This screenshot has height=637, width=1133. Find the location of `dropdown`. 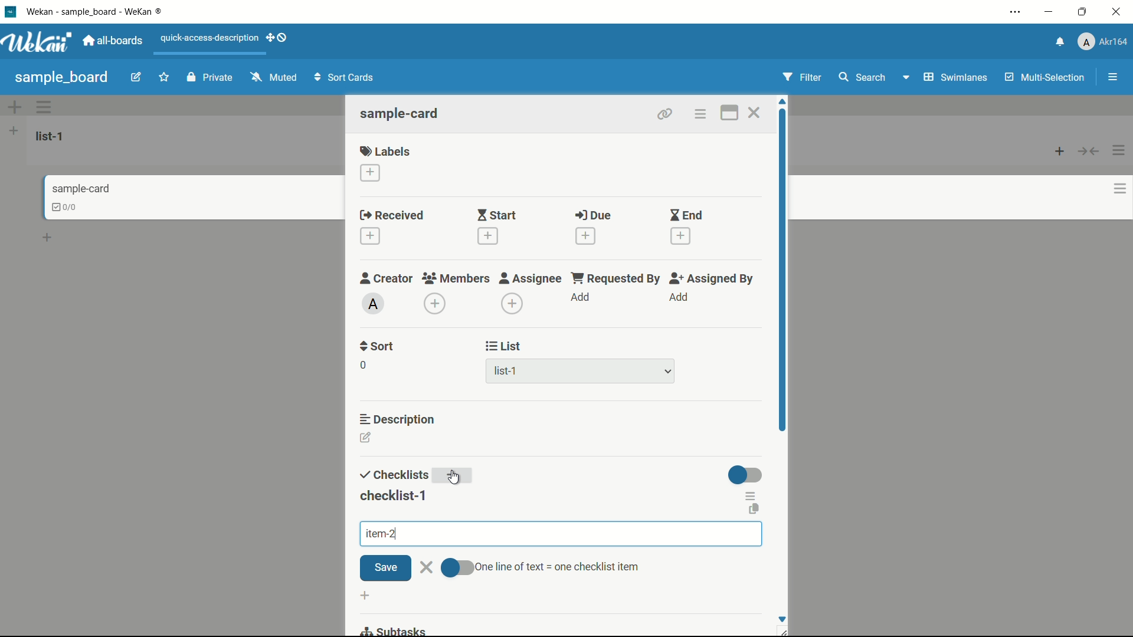

dropdown is located at coordinates (905, 80).